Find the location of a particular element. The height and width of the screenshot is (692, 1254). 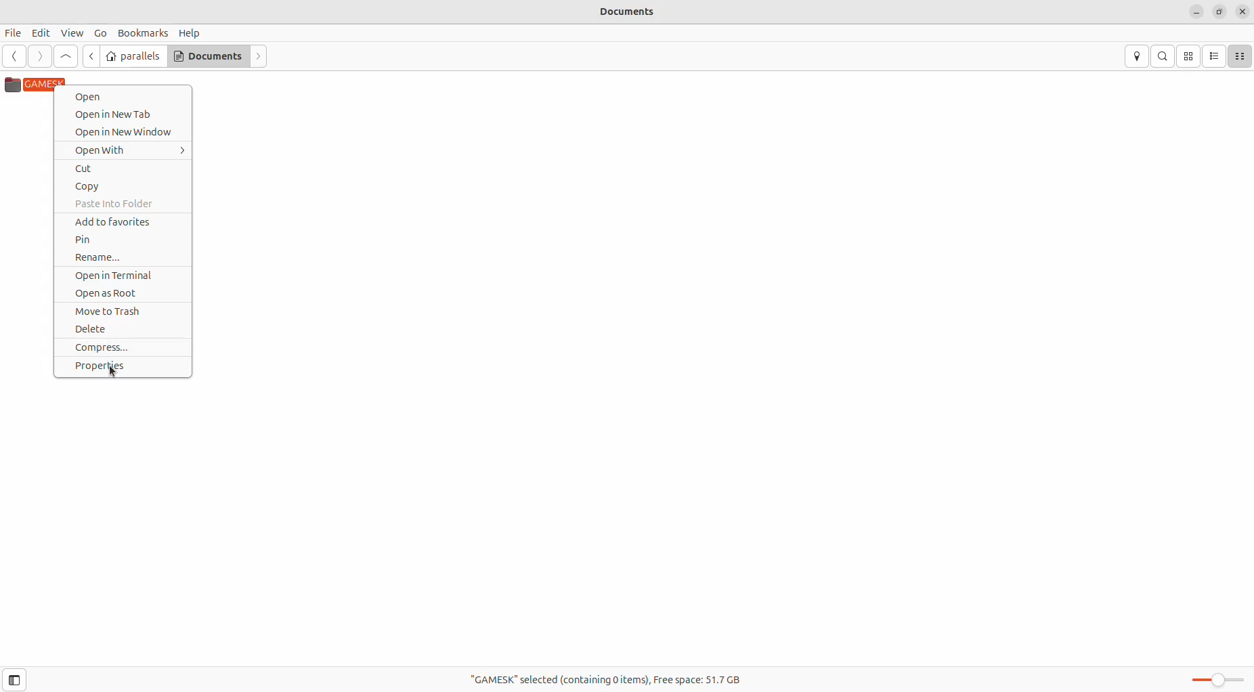

View is located at coordinates (71, 34).